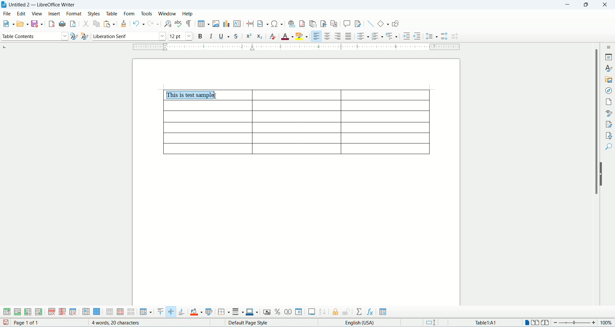 The image size is (615, 327). What do you see at coordinates (433, 323) in the screenshot?
I see `standard selection` at bounding box center [433, 323].